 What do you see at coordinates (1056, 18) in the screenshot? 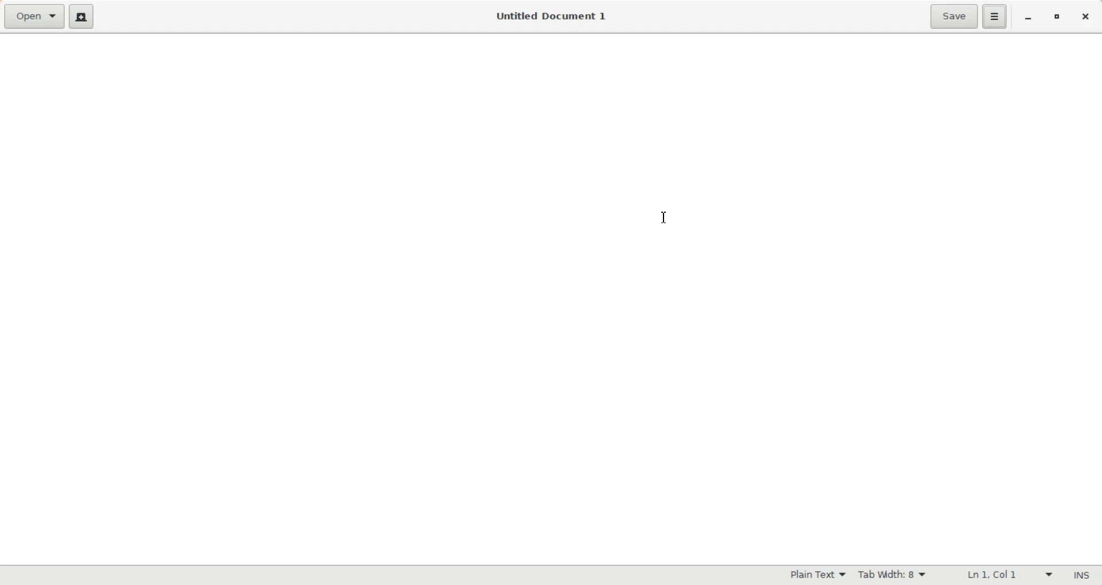
I see `Maximize` at bounding box center [1056, 18].